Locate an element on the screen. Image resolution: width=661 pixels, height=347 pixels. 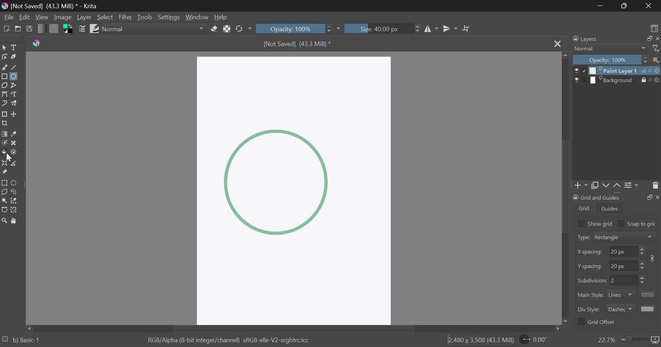
Polygon Selection is located at coordinates (4, 192).